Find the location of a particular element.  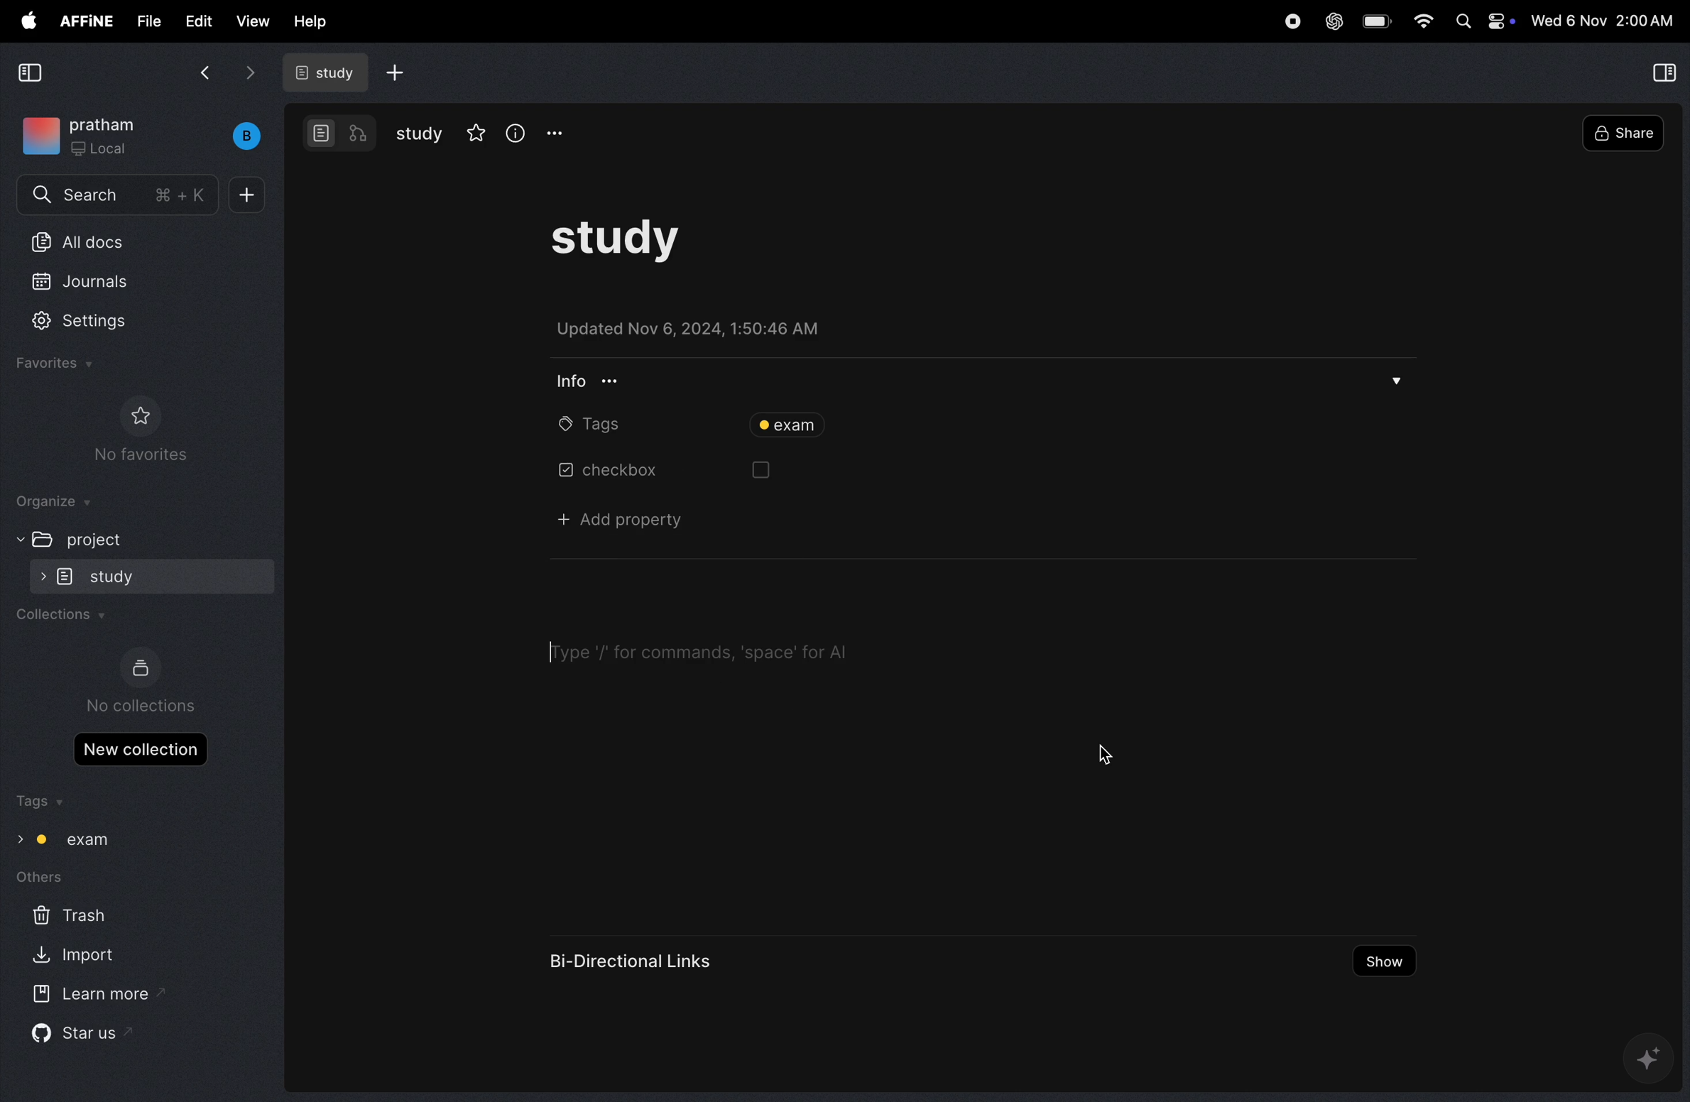

apple menu is located at coordinates (30, 23).